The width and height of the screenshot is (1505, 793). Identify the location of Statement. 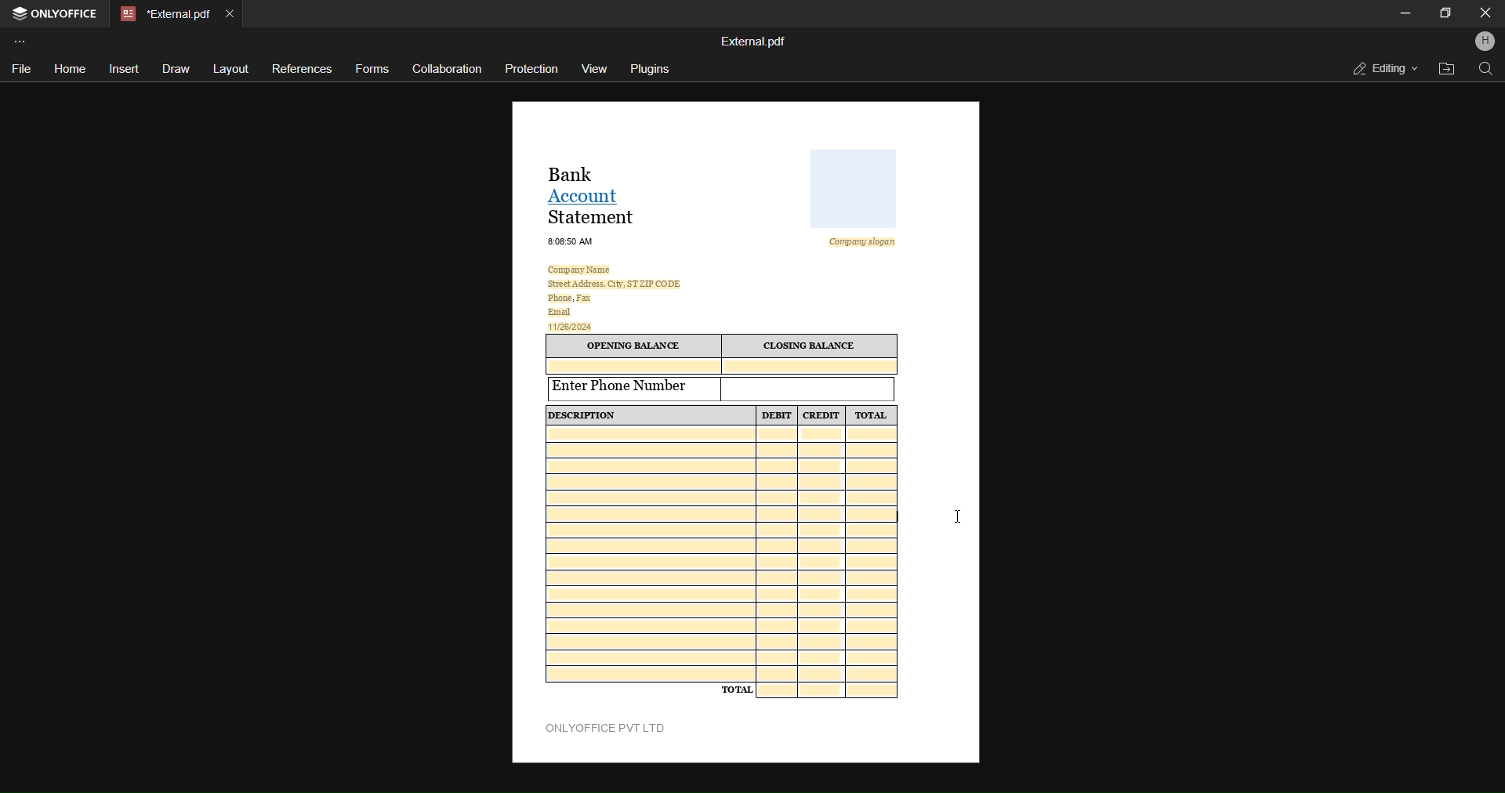
(594, 217).